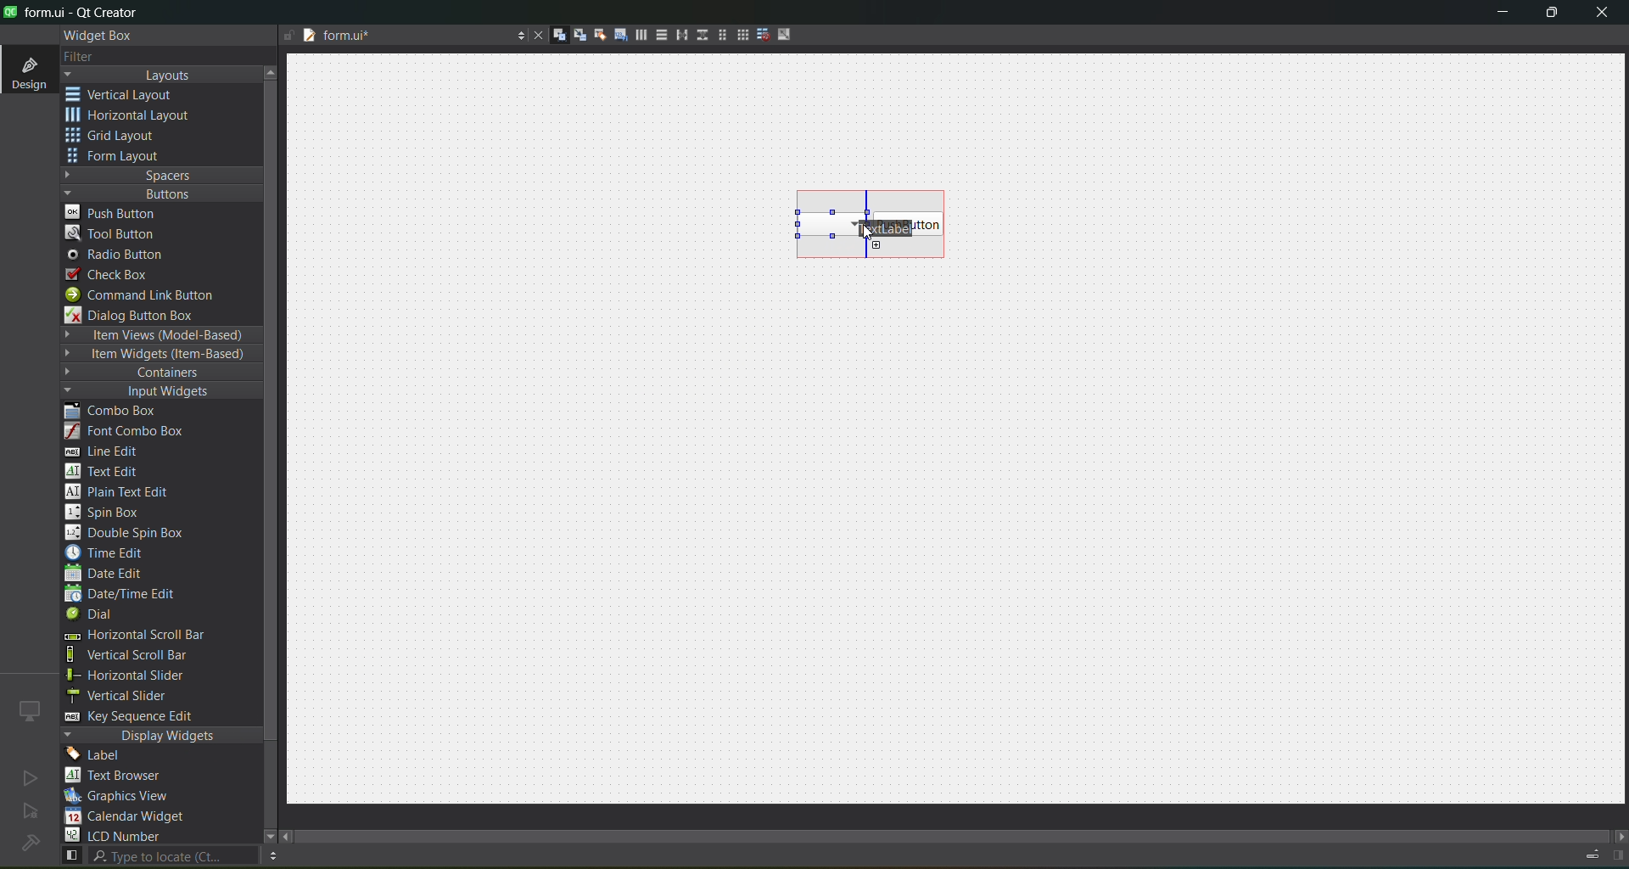  Describe the element at coordinates (146, 655) in the screenshot. I see `vertical scroll bar` at that location.